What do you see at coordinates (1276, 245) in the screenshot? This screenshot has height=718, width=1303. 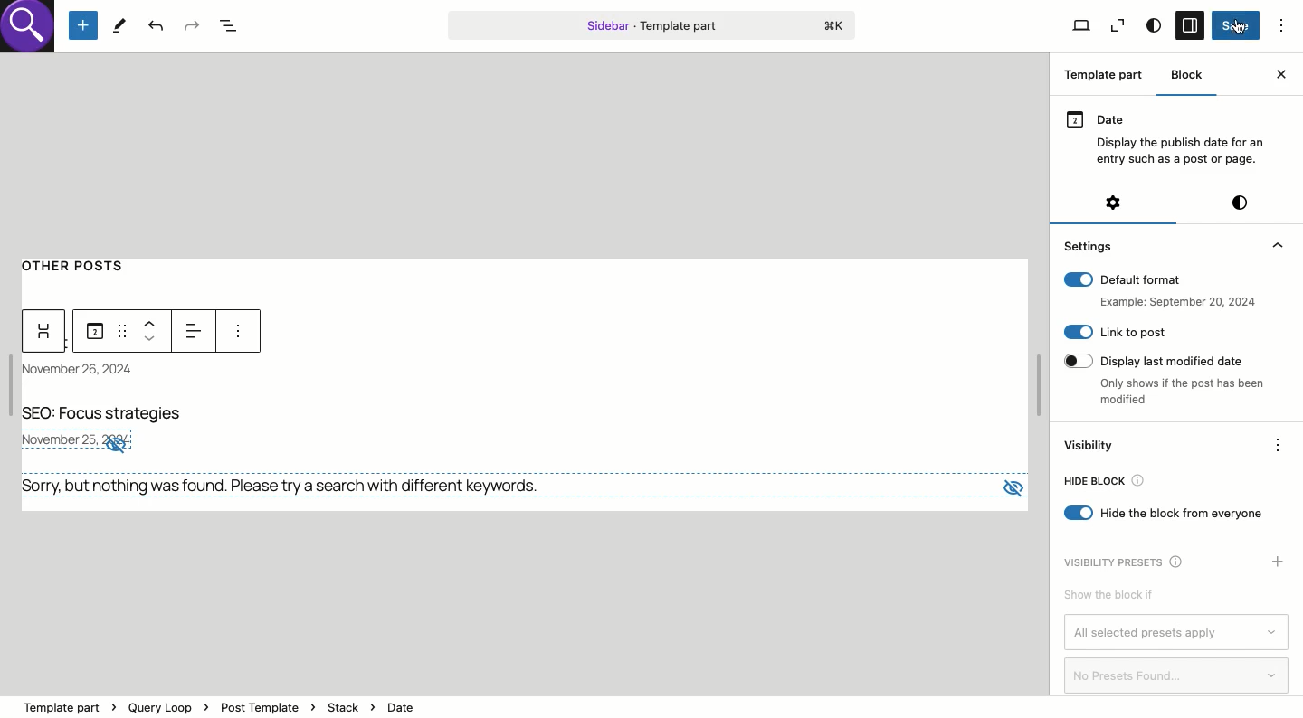 I see `collapse` at bounding box center [1276, 245].